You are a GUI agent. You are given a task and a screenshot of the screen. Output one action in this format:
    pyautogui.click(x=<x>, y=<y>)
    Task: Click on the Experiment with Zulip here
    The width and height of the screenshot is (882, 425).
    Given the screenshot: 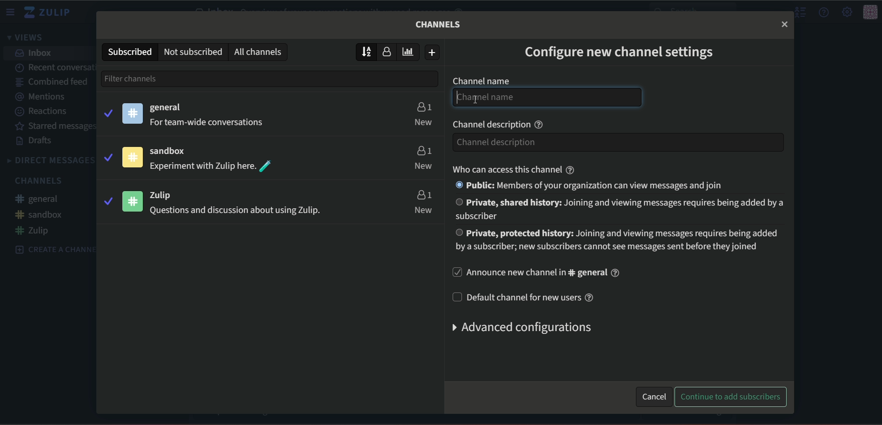 What is the action you would take?
    pyautogui.click(x=214, y=166)
    